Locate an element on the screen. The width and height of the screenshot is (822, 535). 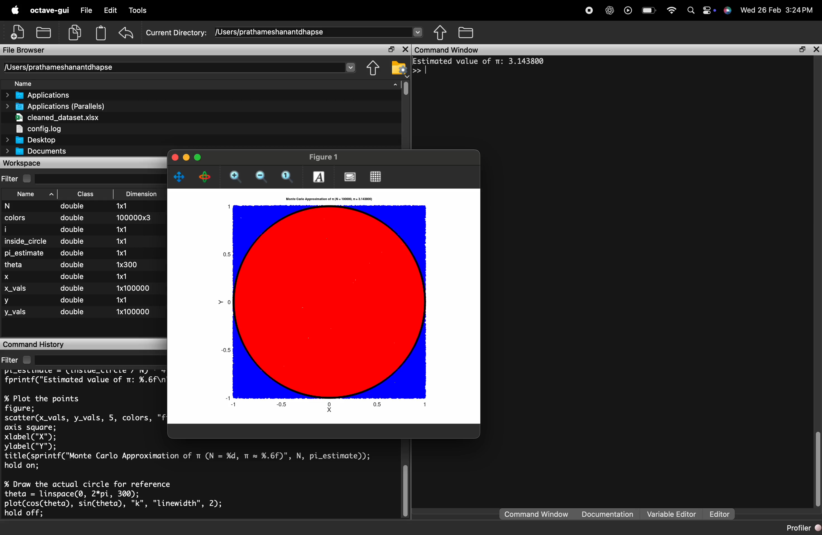
config.log is located at coordinates (55, 128).